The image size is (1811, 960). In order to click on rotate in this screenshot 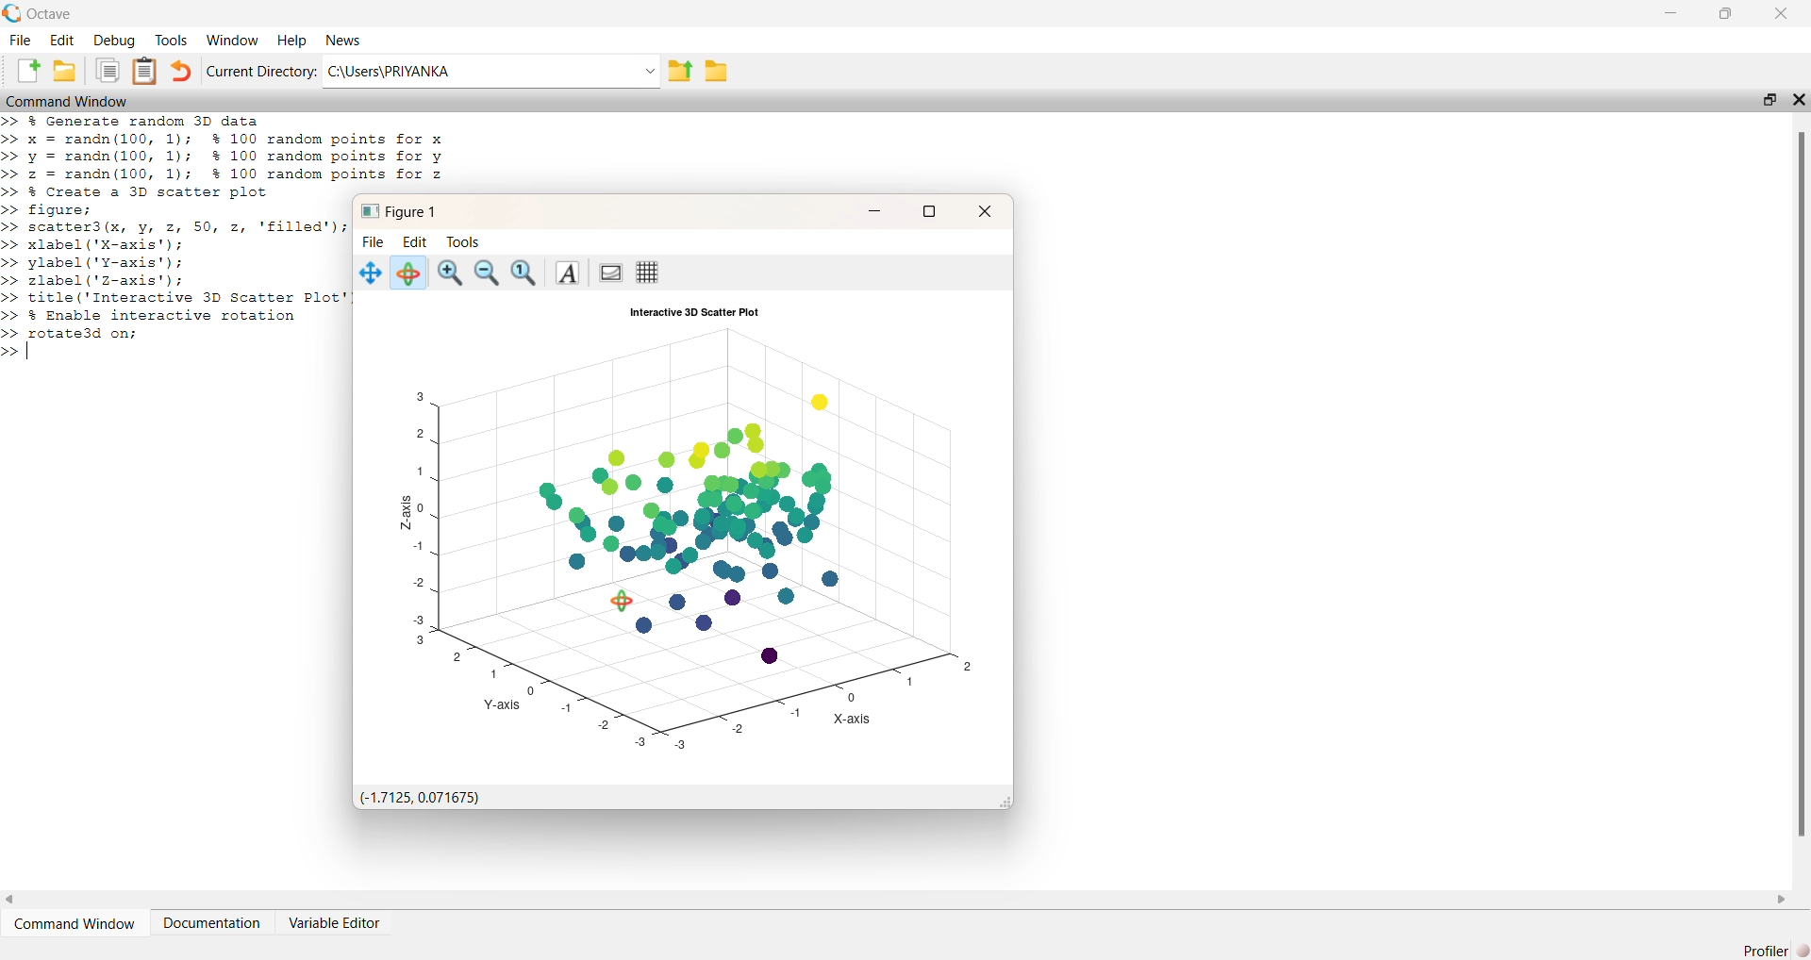, I will do `click(407, 273)`.